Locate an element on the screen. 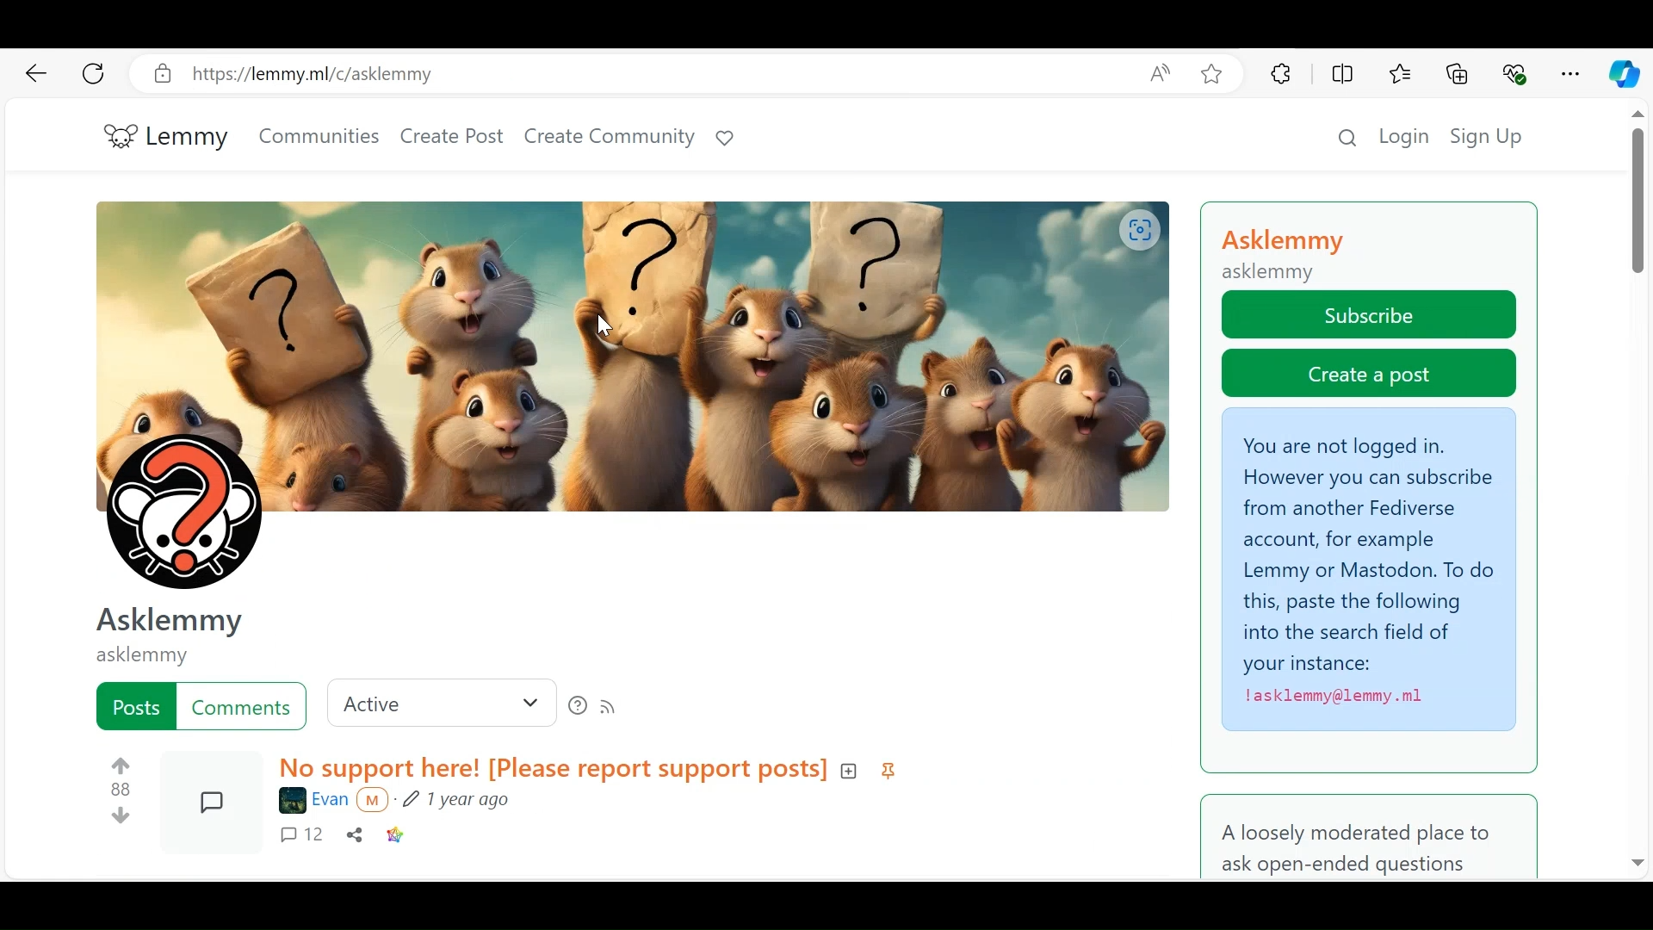  Copilot is located at coordinates (1625, 74).